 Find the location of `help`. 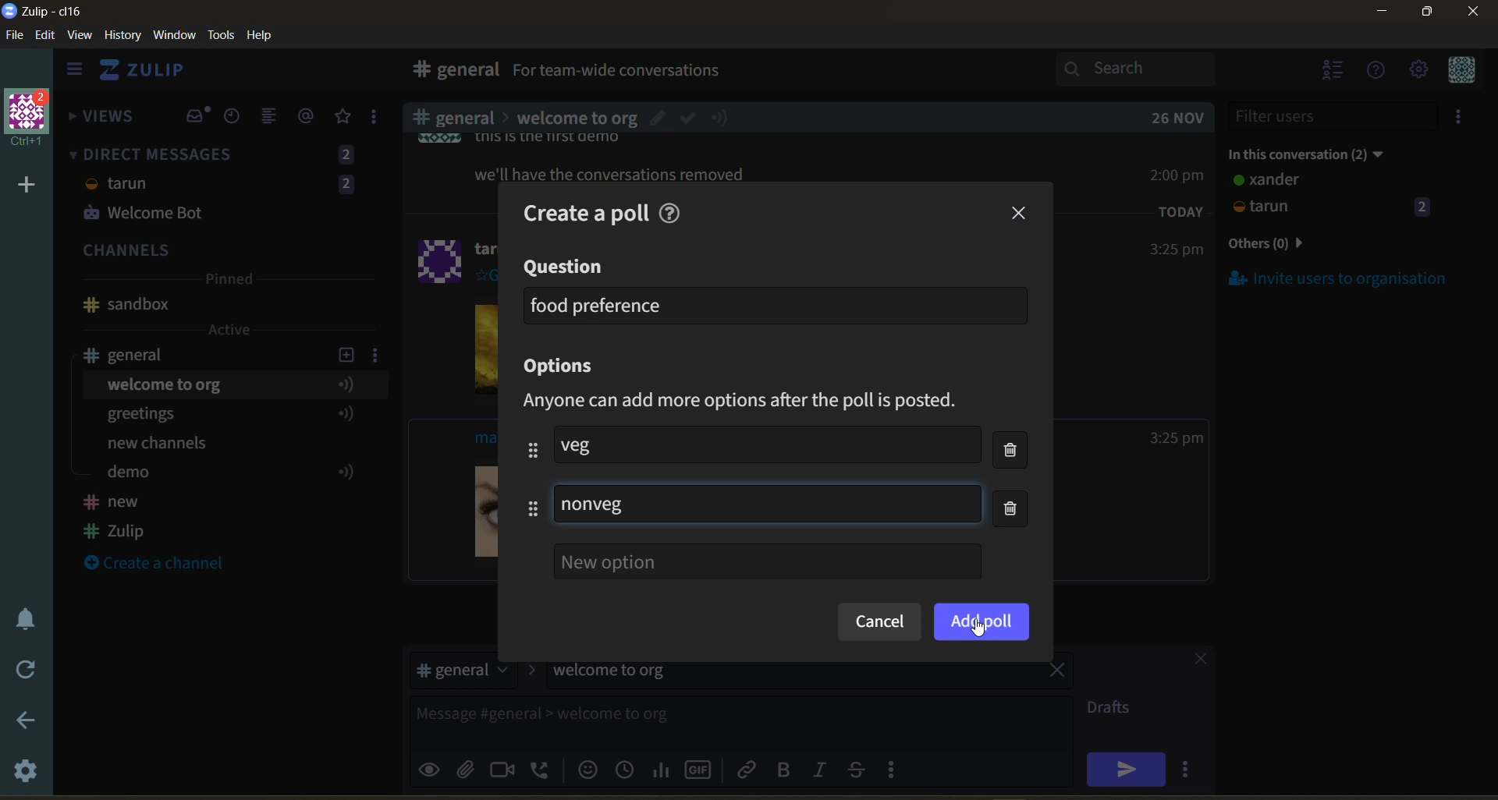

help is located at coordinates (265, 36).